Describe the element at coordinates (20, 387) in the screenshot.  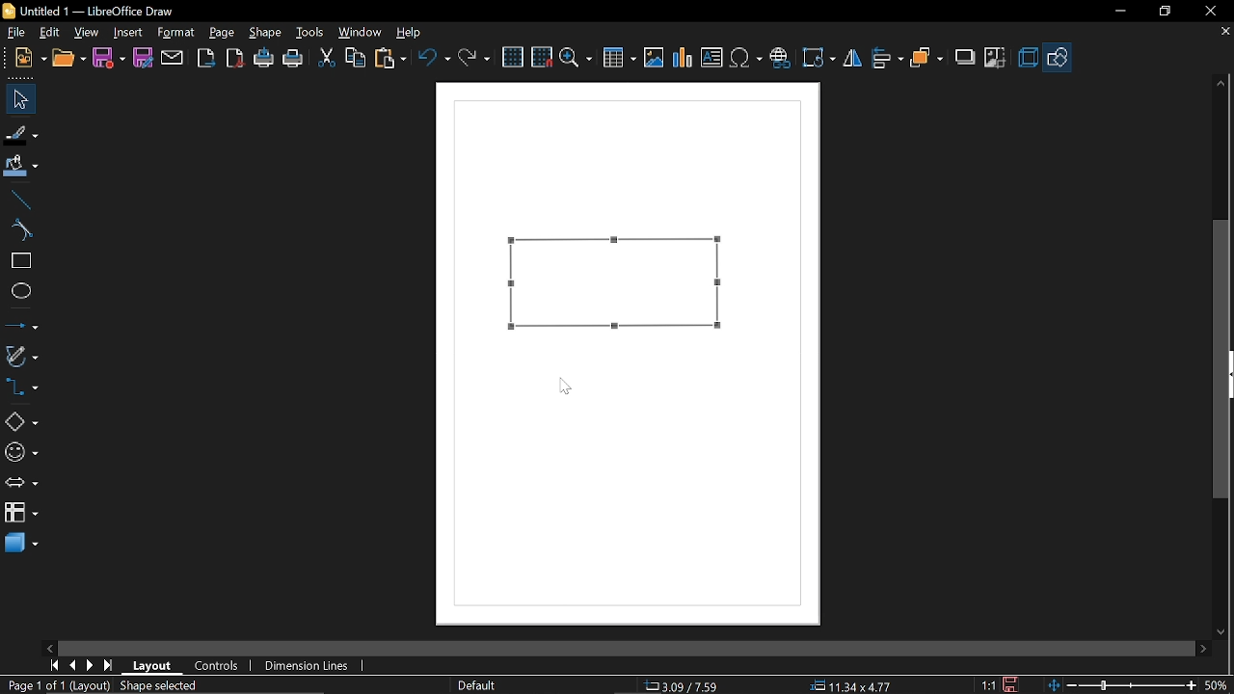
I see `connector` at that location.